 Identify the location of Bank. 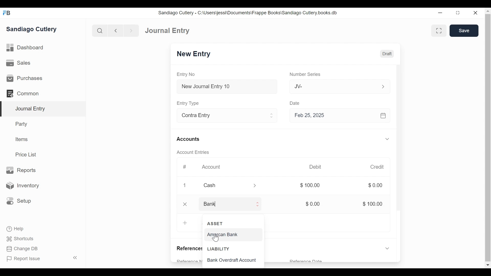
(226, 204).